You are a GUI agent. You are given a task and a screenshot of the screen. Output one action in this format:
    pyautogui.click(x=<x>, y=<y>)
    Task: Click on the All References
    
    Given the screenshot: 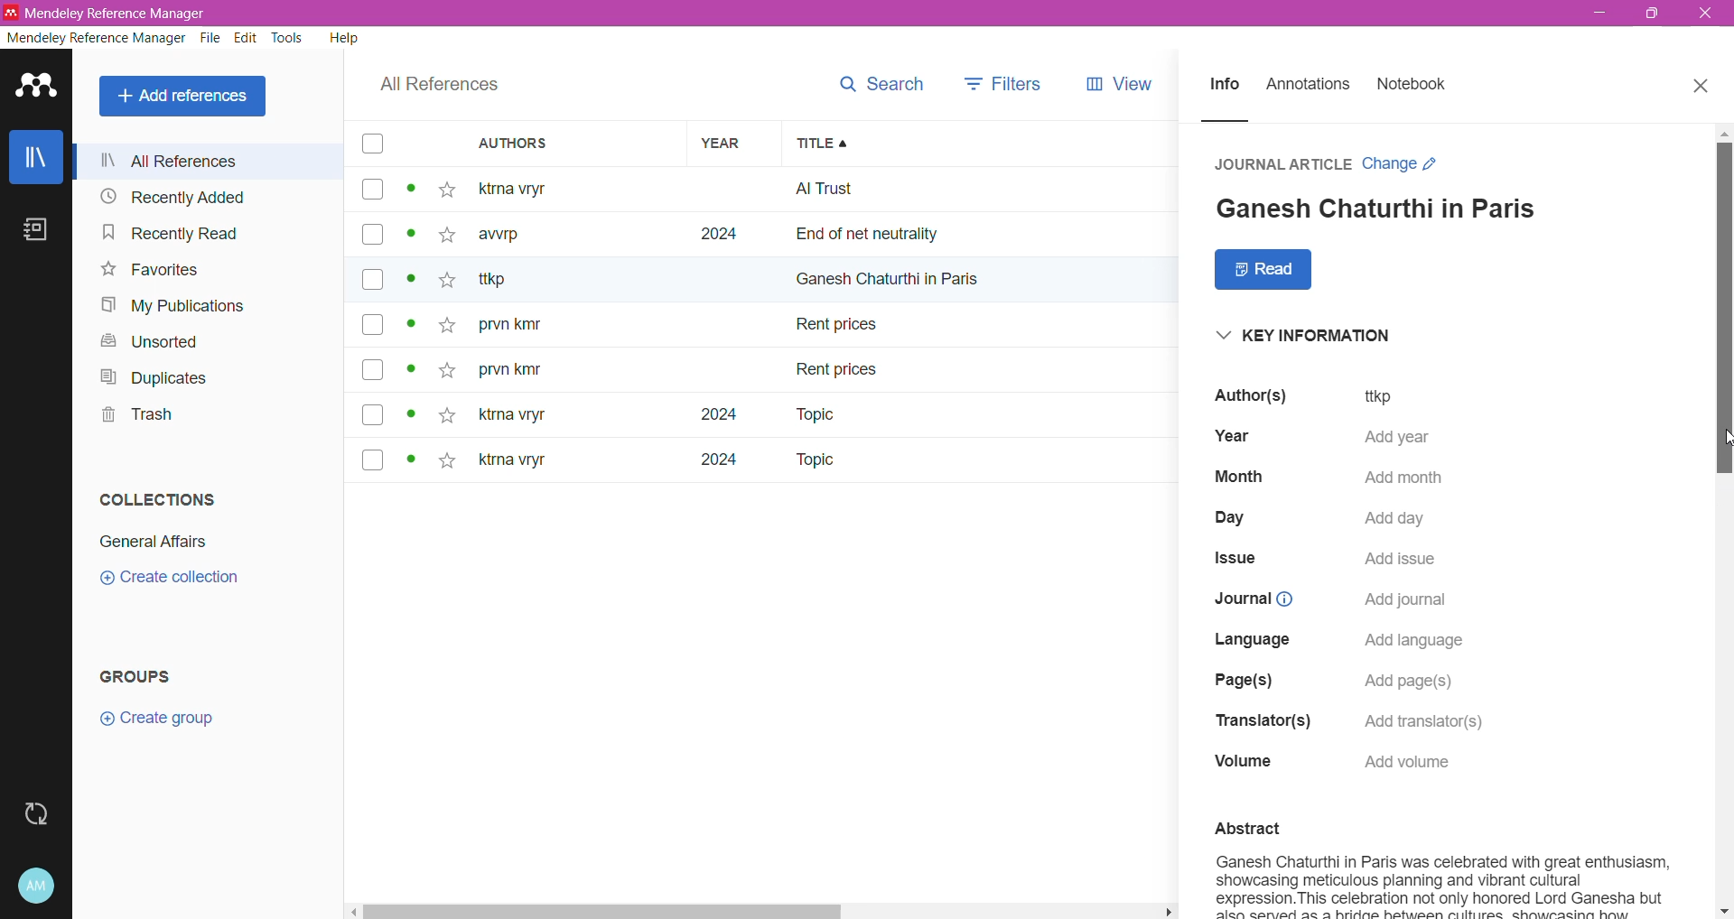 What is the action you would take?
    pyautogui.click(x=213, y=161)
    